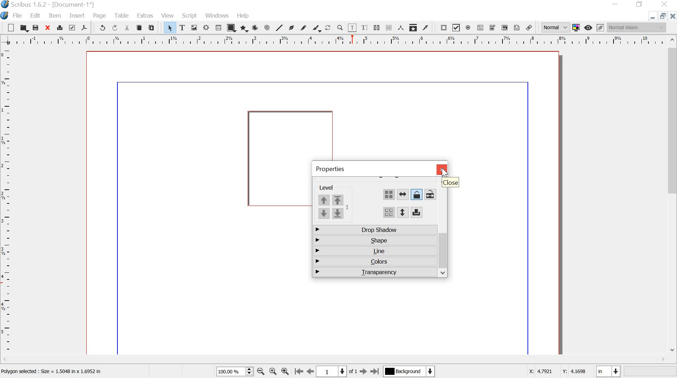 The height and width of the screenshot is (378, 677). What do you see at coordinates (426, 28) in the screenshot?
I see `eye dropper` at bounding box center [426, 28].